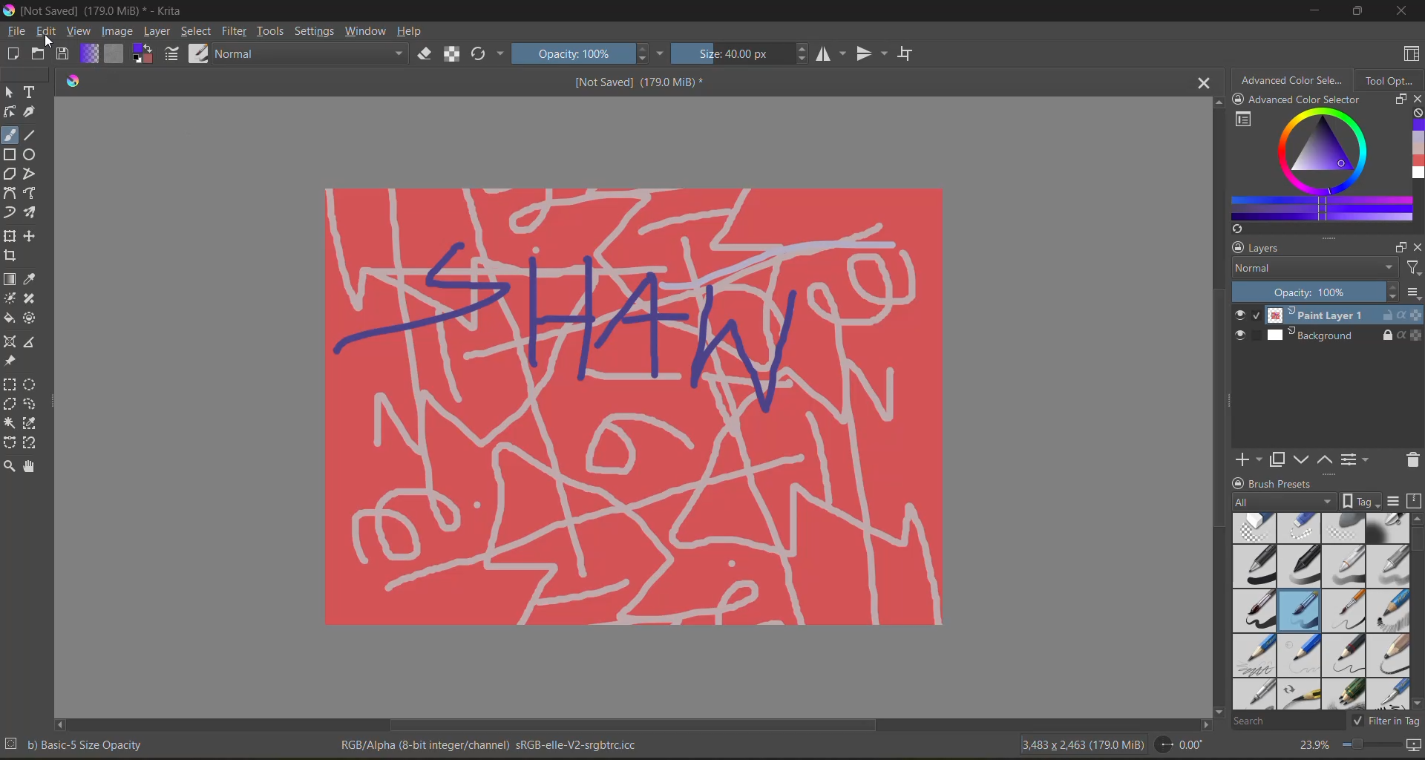 This screenshot has height=760, width=1425. What do you see at coordinates (10, 279) in the screenshot?
I see `draw a gradient` at bounding box center [10, 279].